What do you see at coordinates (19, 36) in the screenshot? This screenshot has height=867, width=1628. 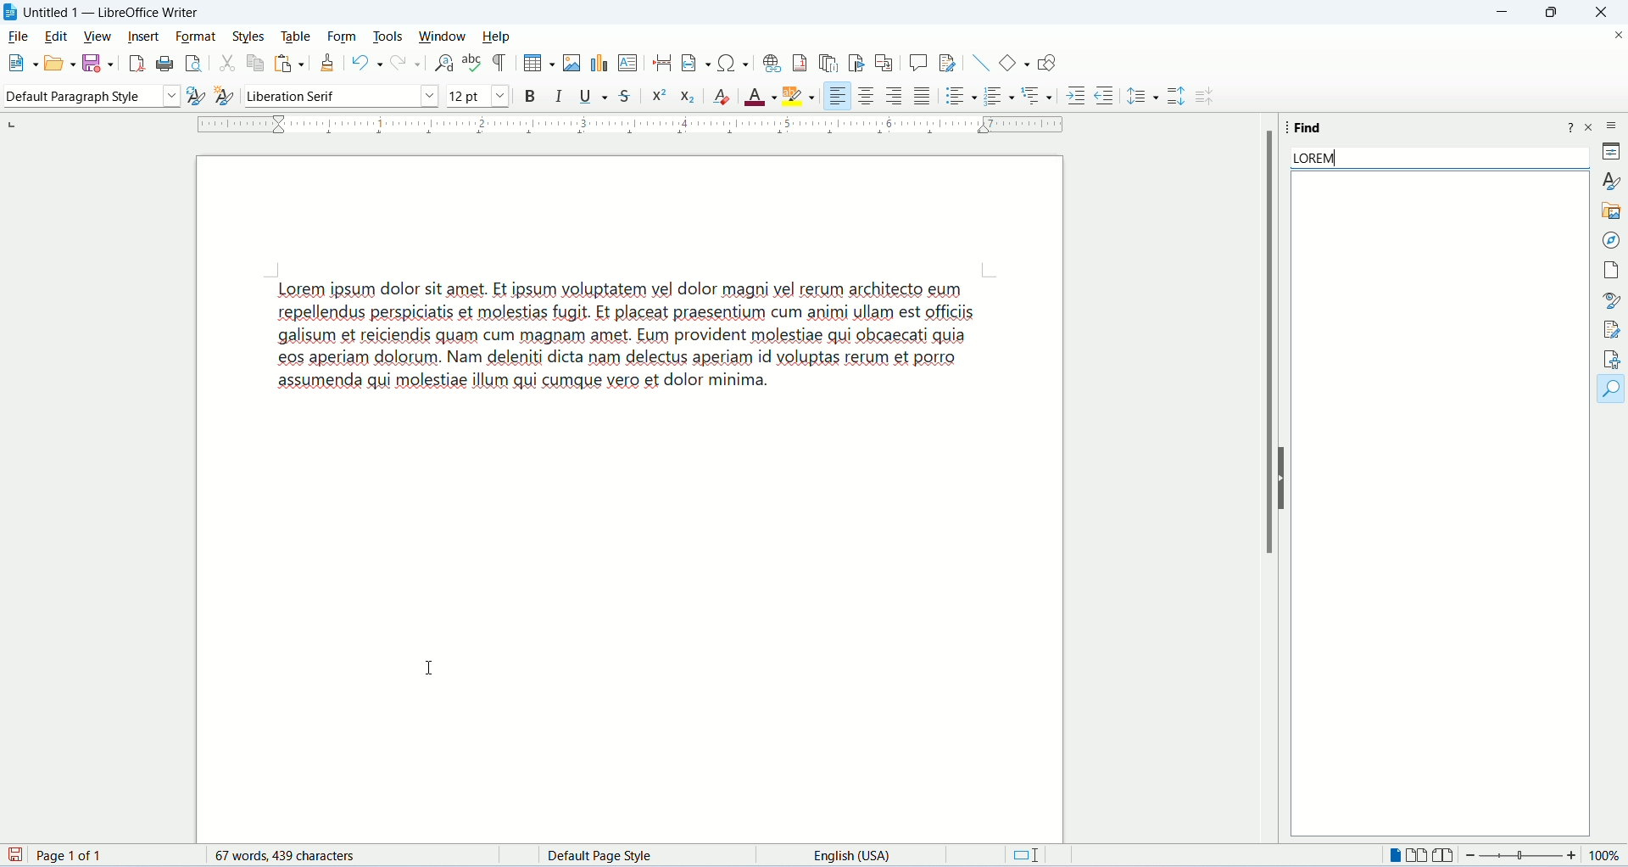 I see `file` at bounding box center [19, 36].